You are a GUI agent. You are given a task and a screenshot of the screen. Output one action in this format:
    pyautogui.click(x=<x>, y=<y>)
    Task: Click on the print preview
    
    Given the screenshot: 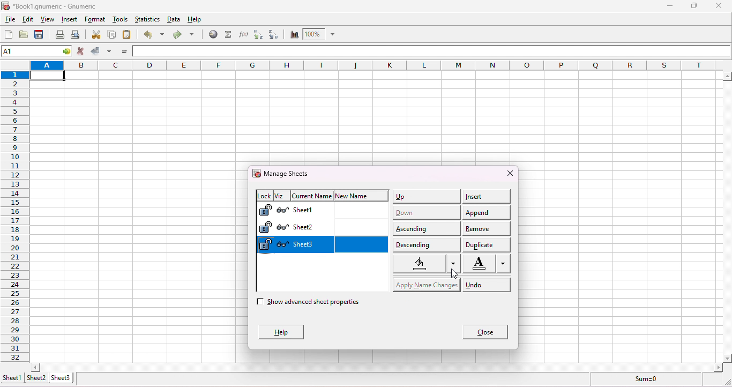 What is the action you would take?
    pyautogui.click(x=79, y=35)
    